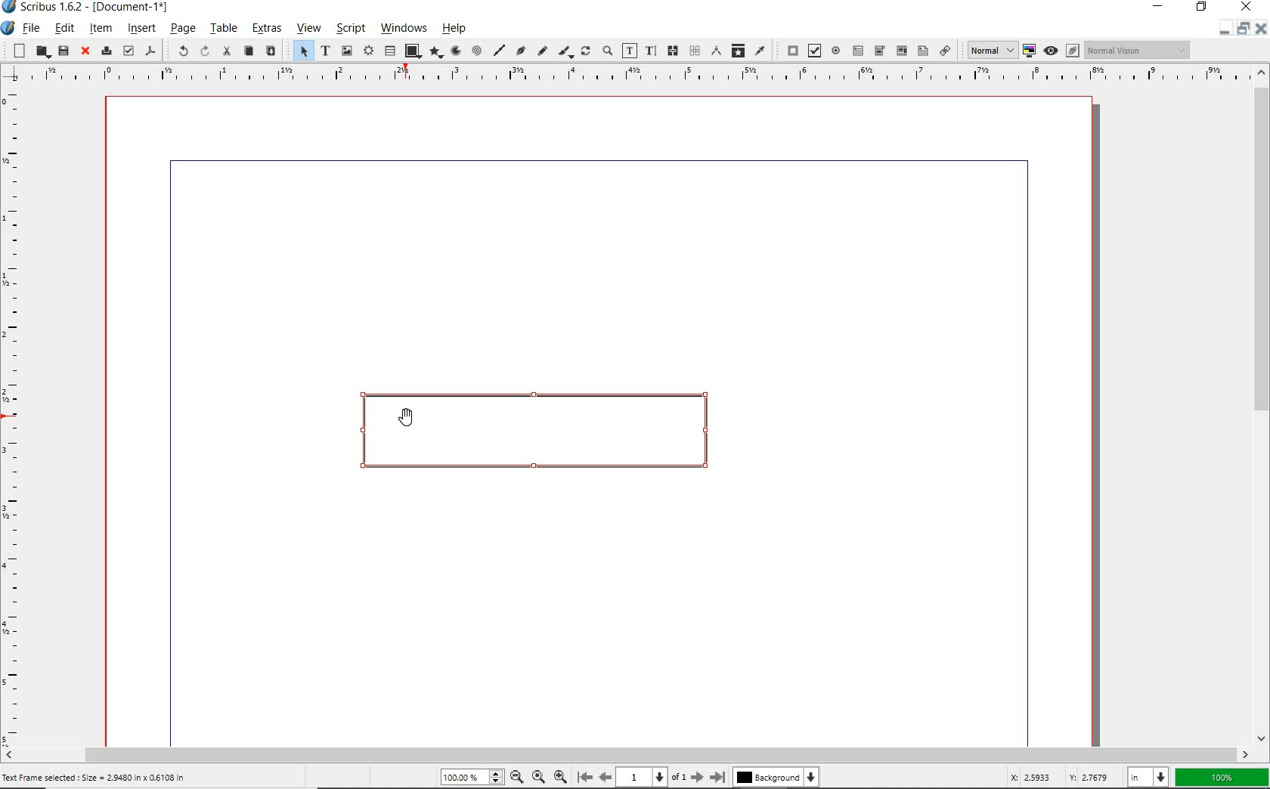 The height and width of the screenshot is (789, 1270). What do you see at coordinates (42, 52) in the screenshot?
I see `open` at bounding box center [42, 52].